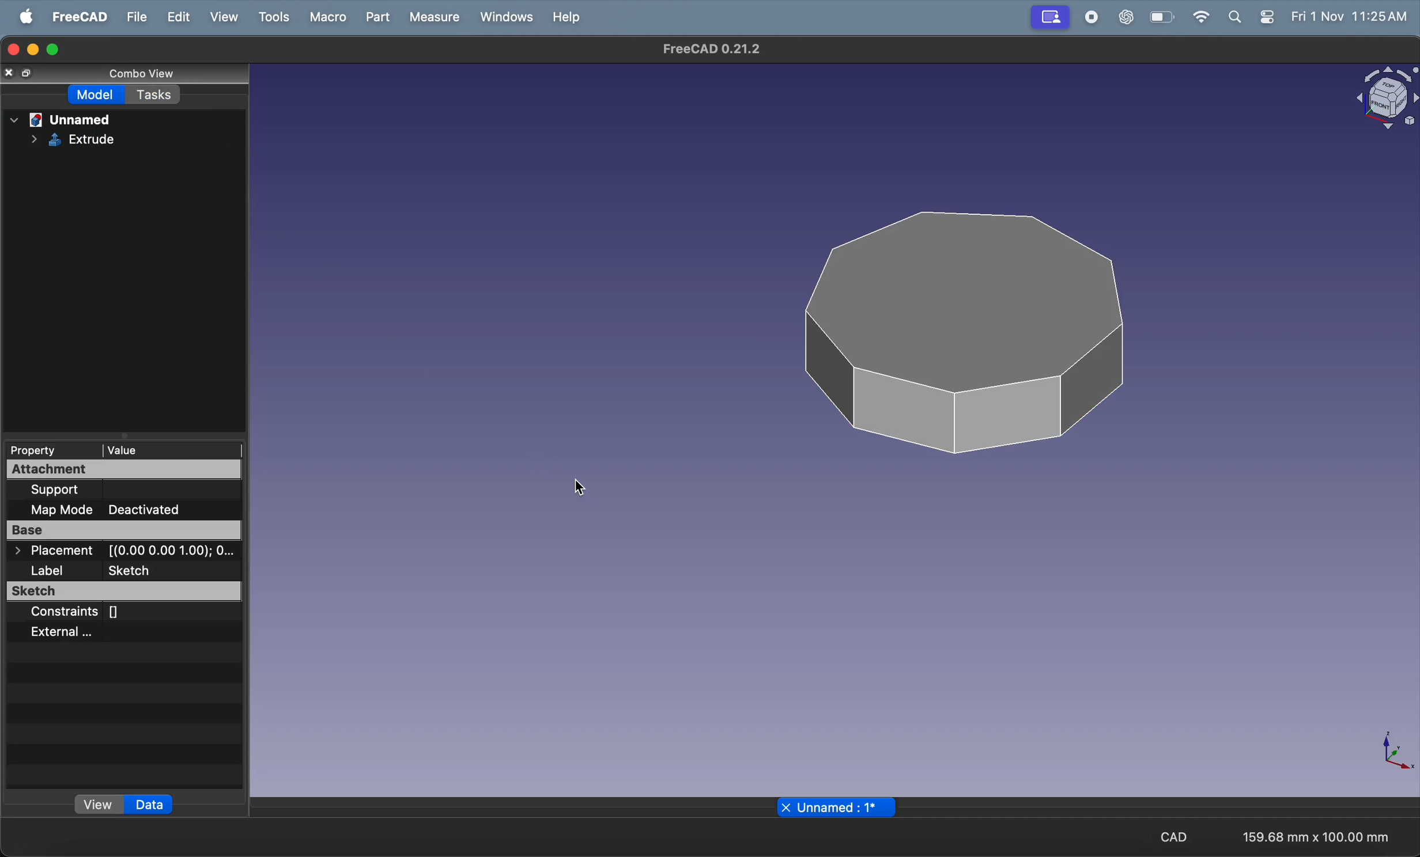 Image resolution: width=1420 pixels, height=857 pixels. What do you see at coordinates (222, 17) in the screenshot?
I see `view` at bounding box center [222, 17].